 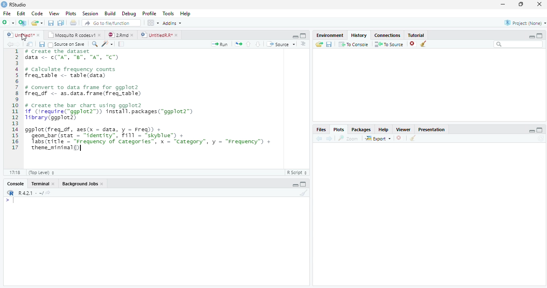 I want to click on Open an existing file, so click(x=37, y=23).